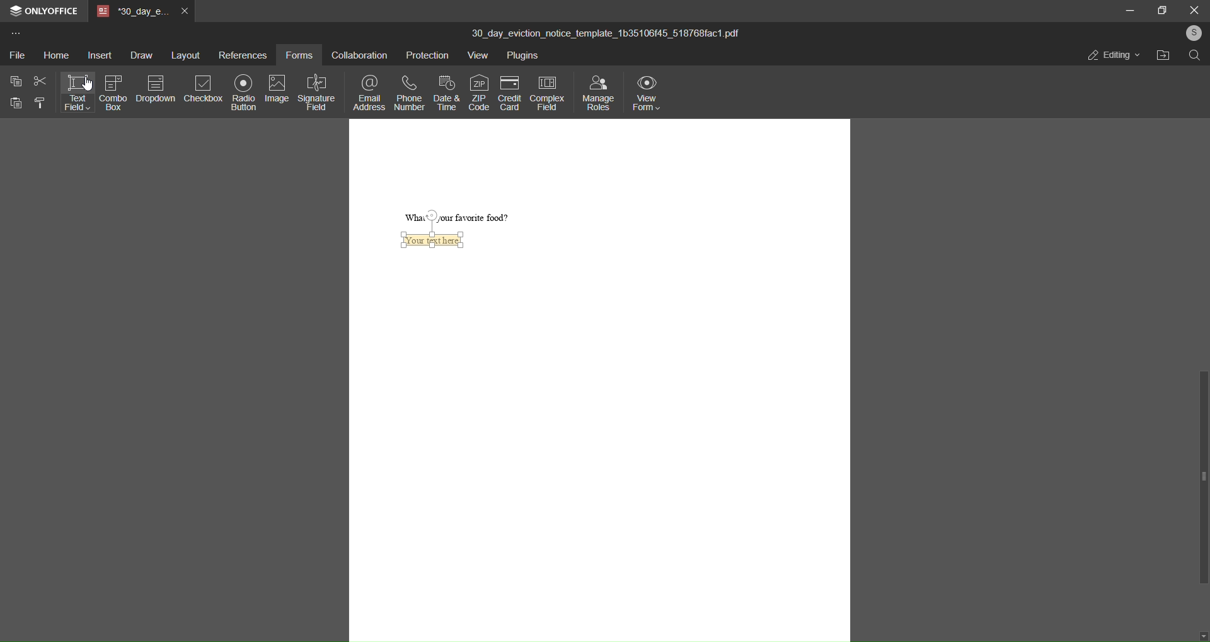 Image resolution: width=1210 pixels, height=642 pixels. I want to click on paste, so click(14, 103).